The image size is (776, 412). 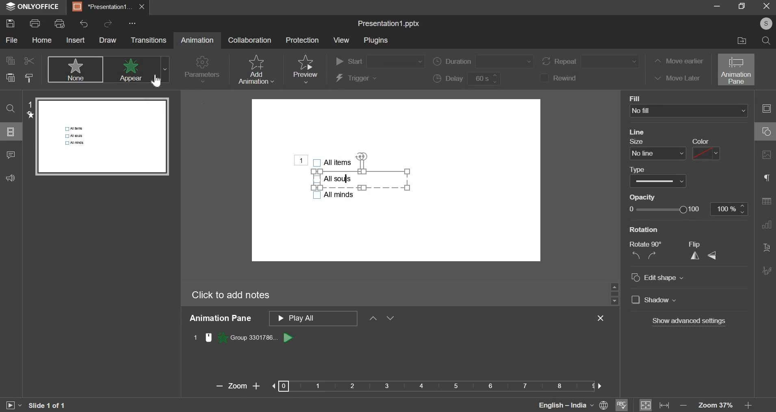 I want to click on zoom, so click(x=403, y=386).